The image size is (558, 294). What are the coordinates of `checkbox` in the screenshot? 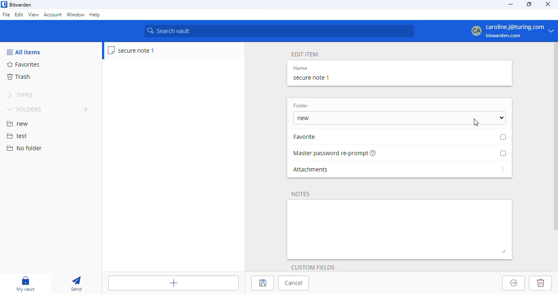 It's located at (503, 153).